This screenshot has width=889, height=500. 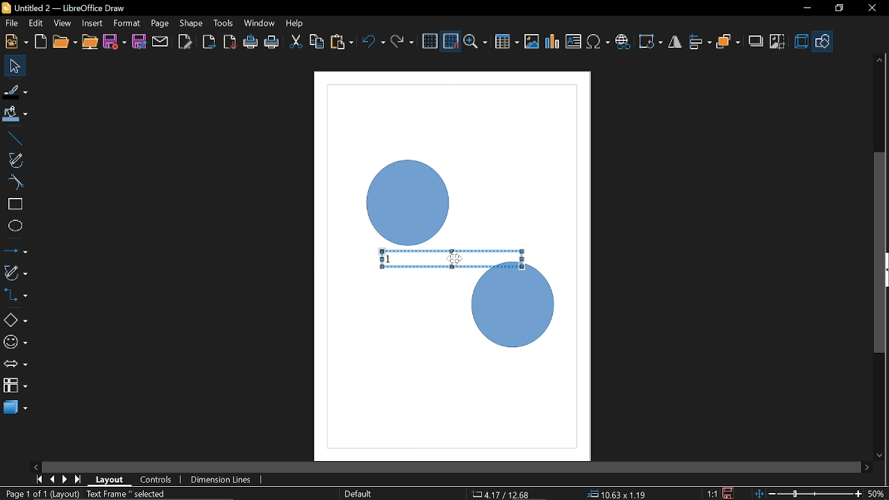 What do you see at coordinates (805, 9) in the screenshot?
I see `Minimize` at bounding box center [805, 9].